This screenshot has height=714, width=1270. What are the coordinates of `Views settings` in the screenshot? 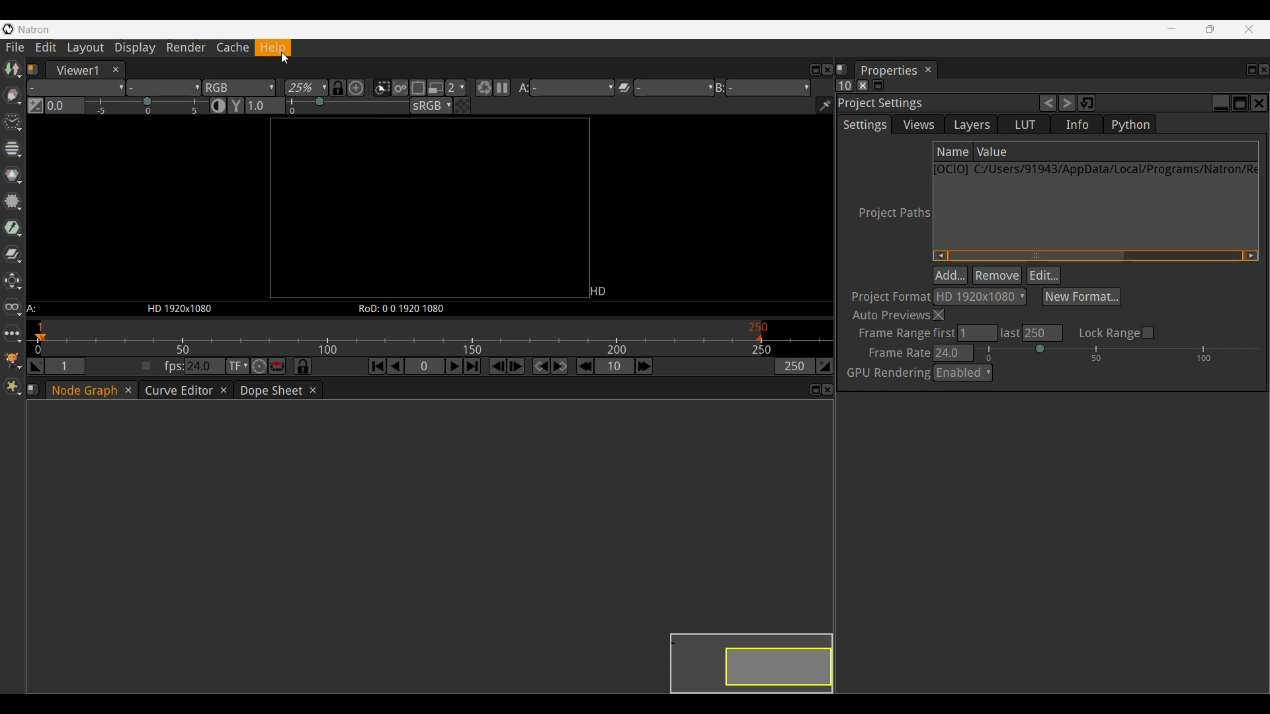 It's located at (919, 124).